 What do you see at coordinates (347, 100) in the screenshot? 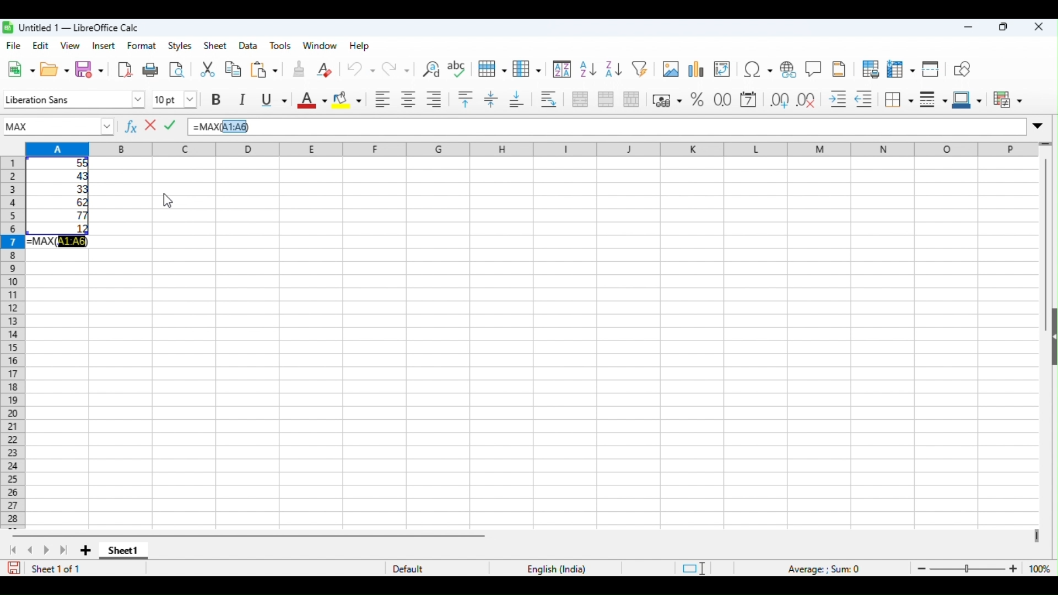
I see `background color` at bounding box center [347, 100].